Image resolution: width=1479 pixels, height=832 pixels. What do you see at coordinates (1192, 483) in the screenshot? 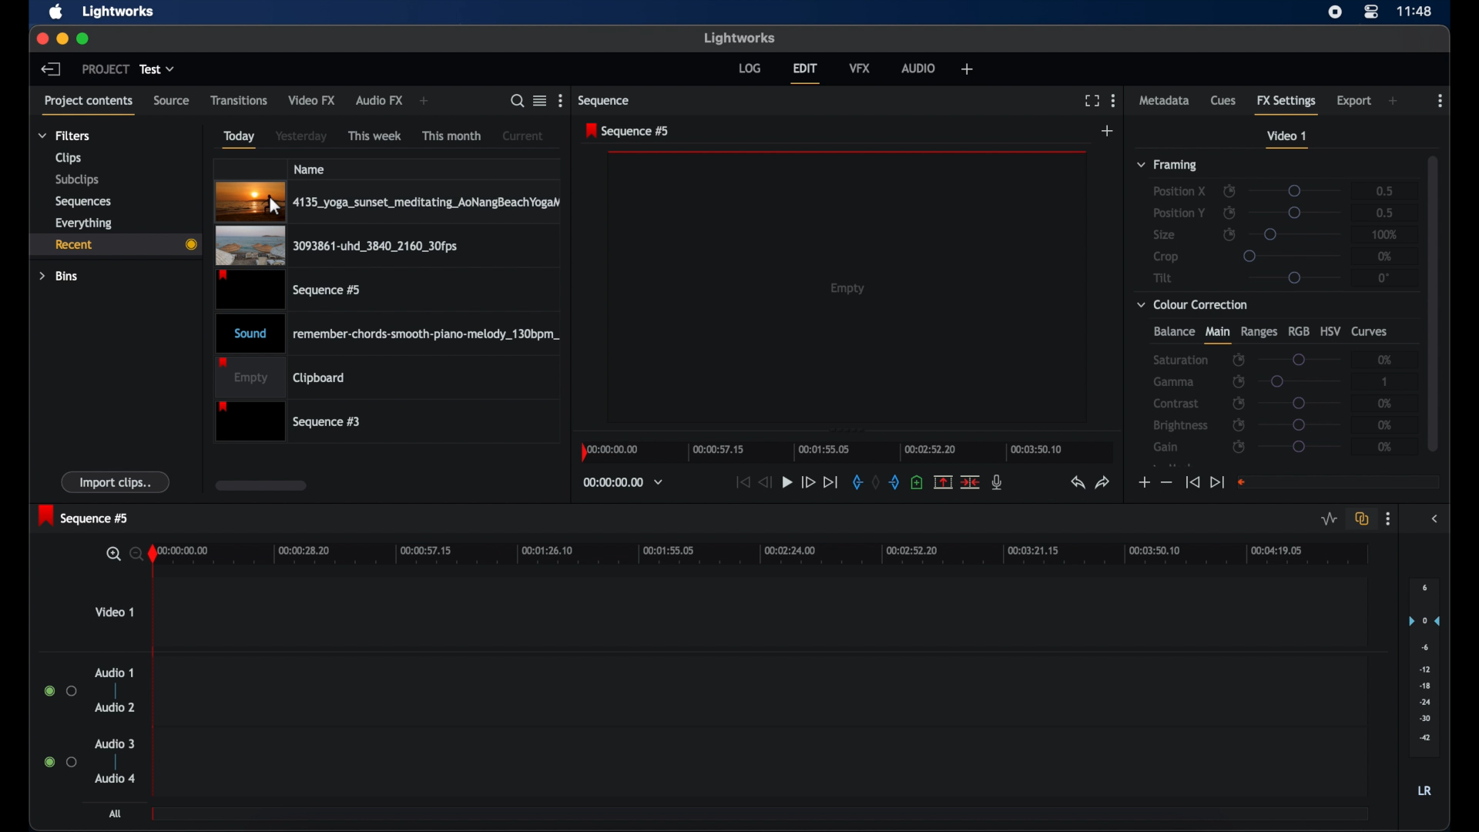
I see `jump to start` at bounding box center [1192, 483].